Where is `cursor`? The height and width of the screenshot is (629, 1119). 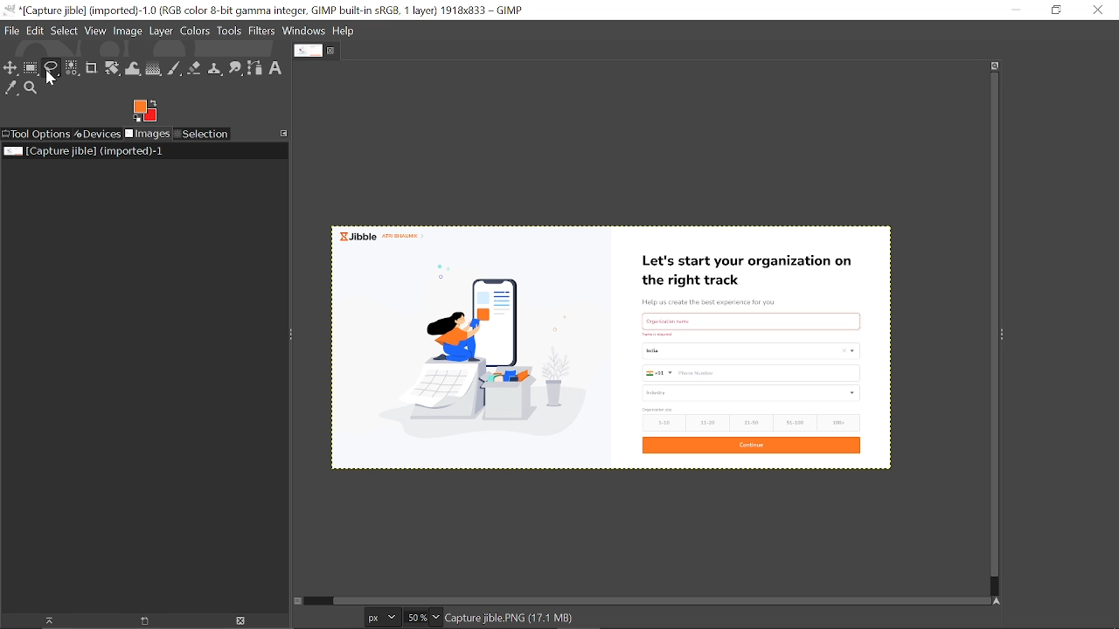 cursor is located at coordinates (52, 79).